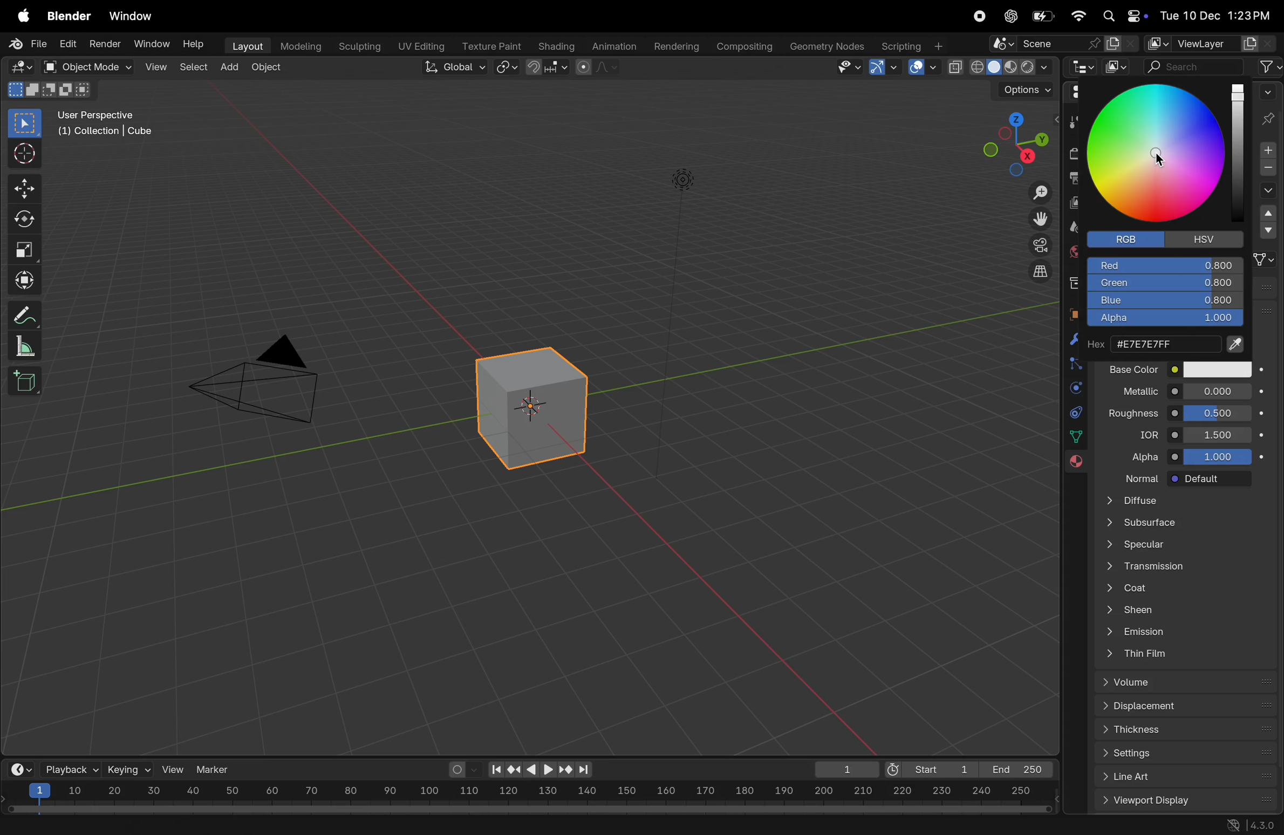 This screenshot has height=835, width=1284. What do you see at coordinates (1265, 151) in the screenshot?
I see `add material` at bounding box center [1265, 151].